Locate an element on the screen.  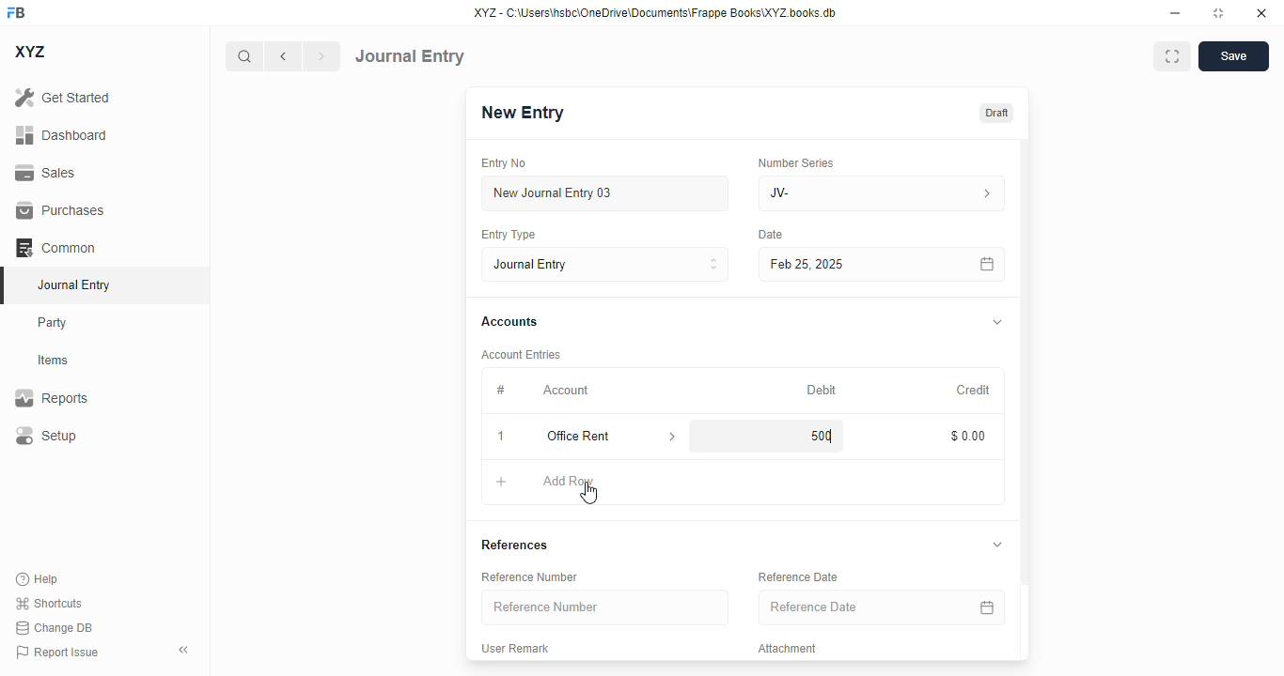
new entry is located at coordinates (521, 113).